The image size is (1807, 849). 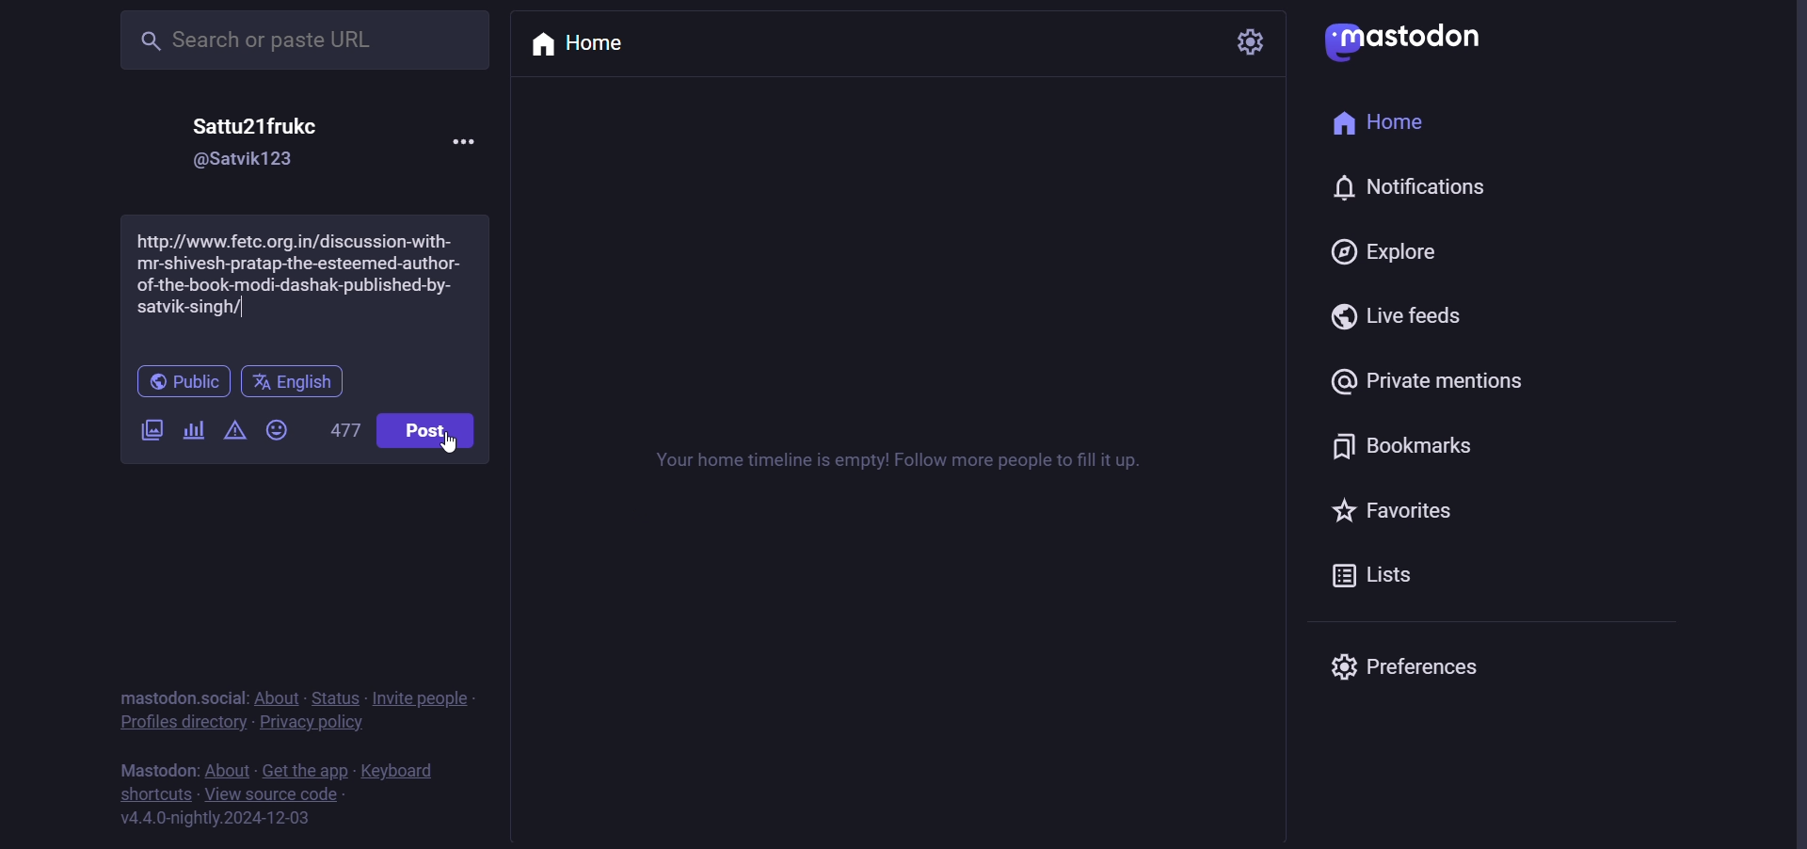 What do you see at coordinates (311, 726) in the screenshot?
I see `privacy policy` at bounding box center [311, 726].